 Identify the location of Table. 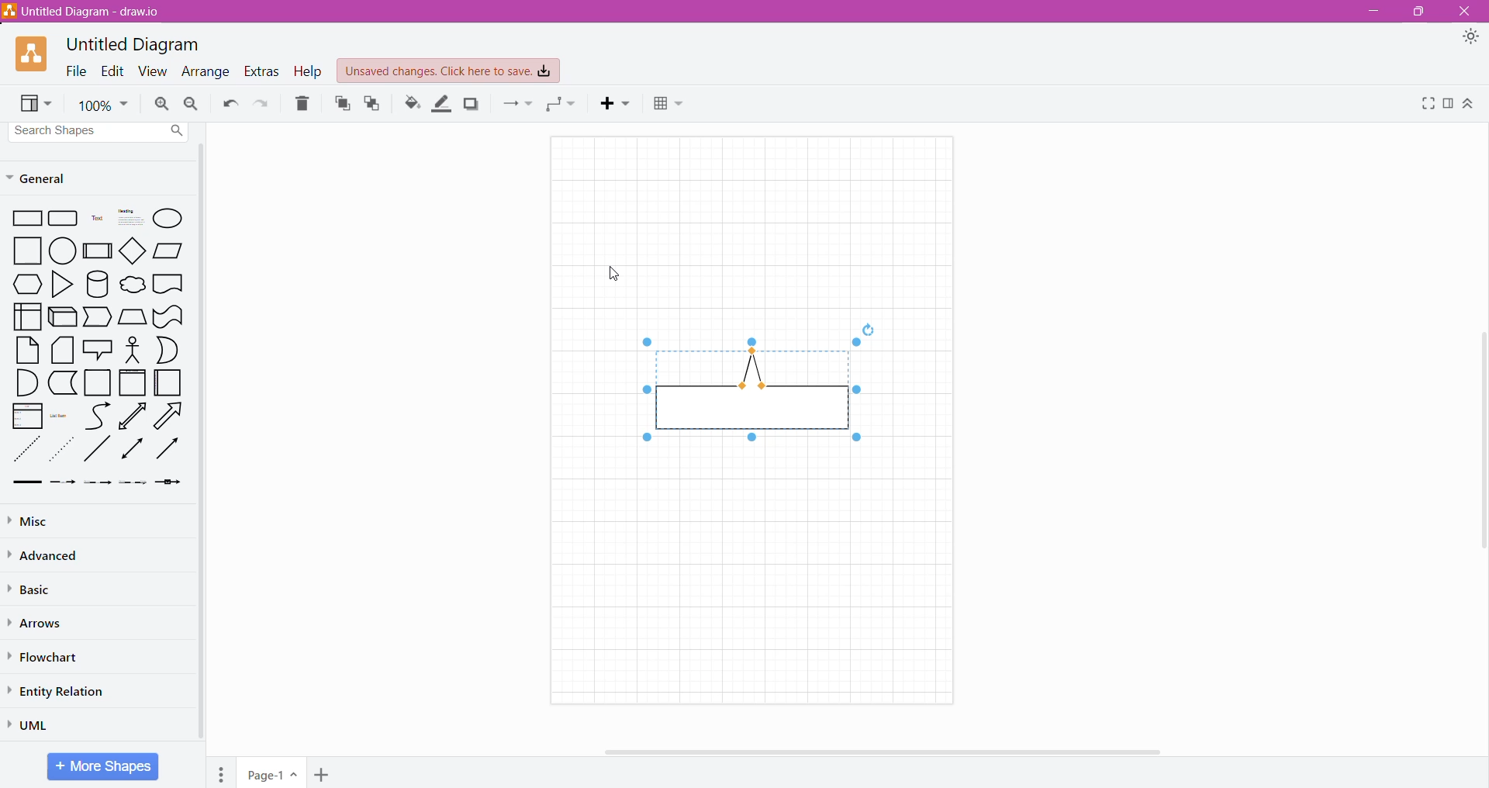
(671, 105).